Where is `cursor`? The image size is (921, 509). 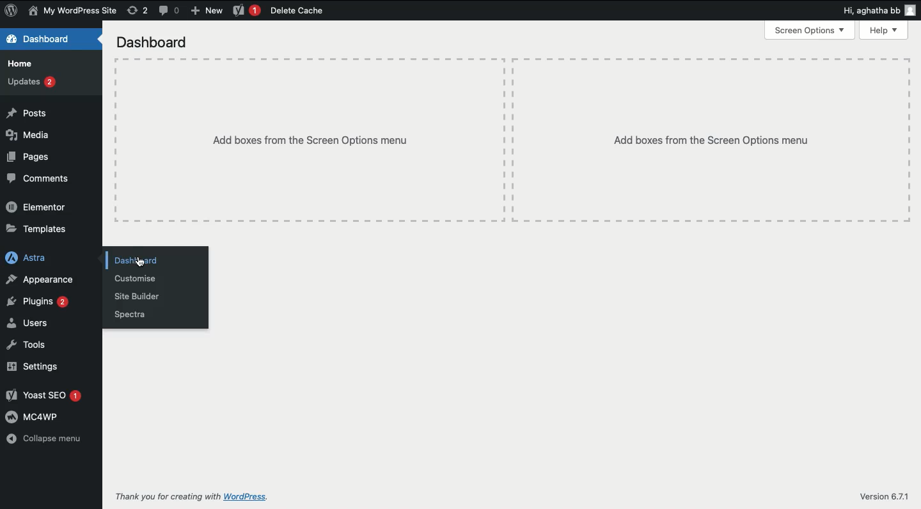 cursor is located at coordinates (138, 262).